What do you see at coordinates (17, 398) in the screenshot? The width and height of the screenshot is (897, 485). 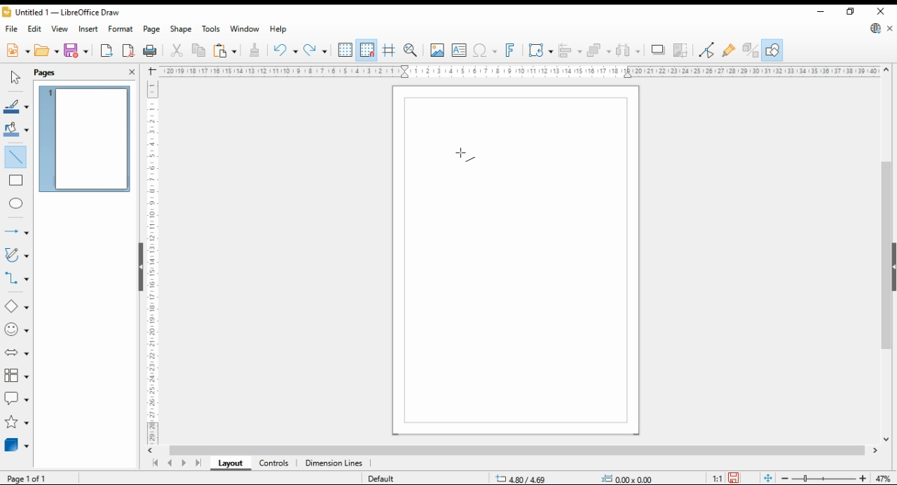 I see `callout shapes` at bounding box center [17, 398].